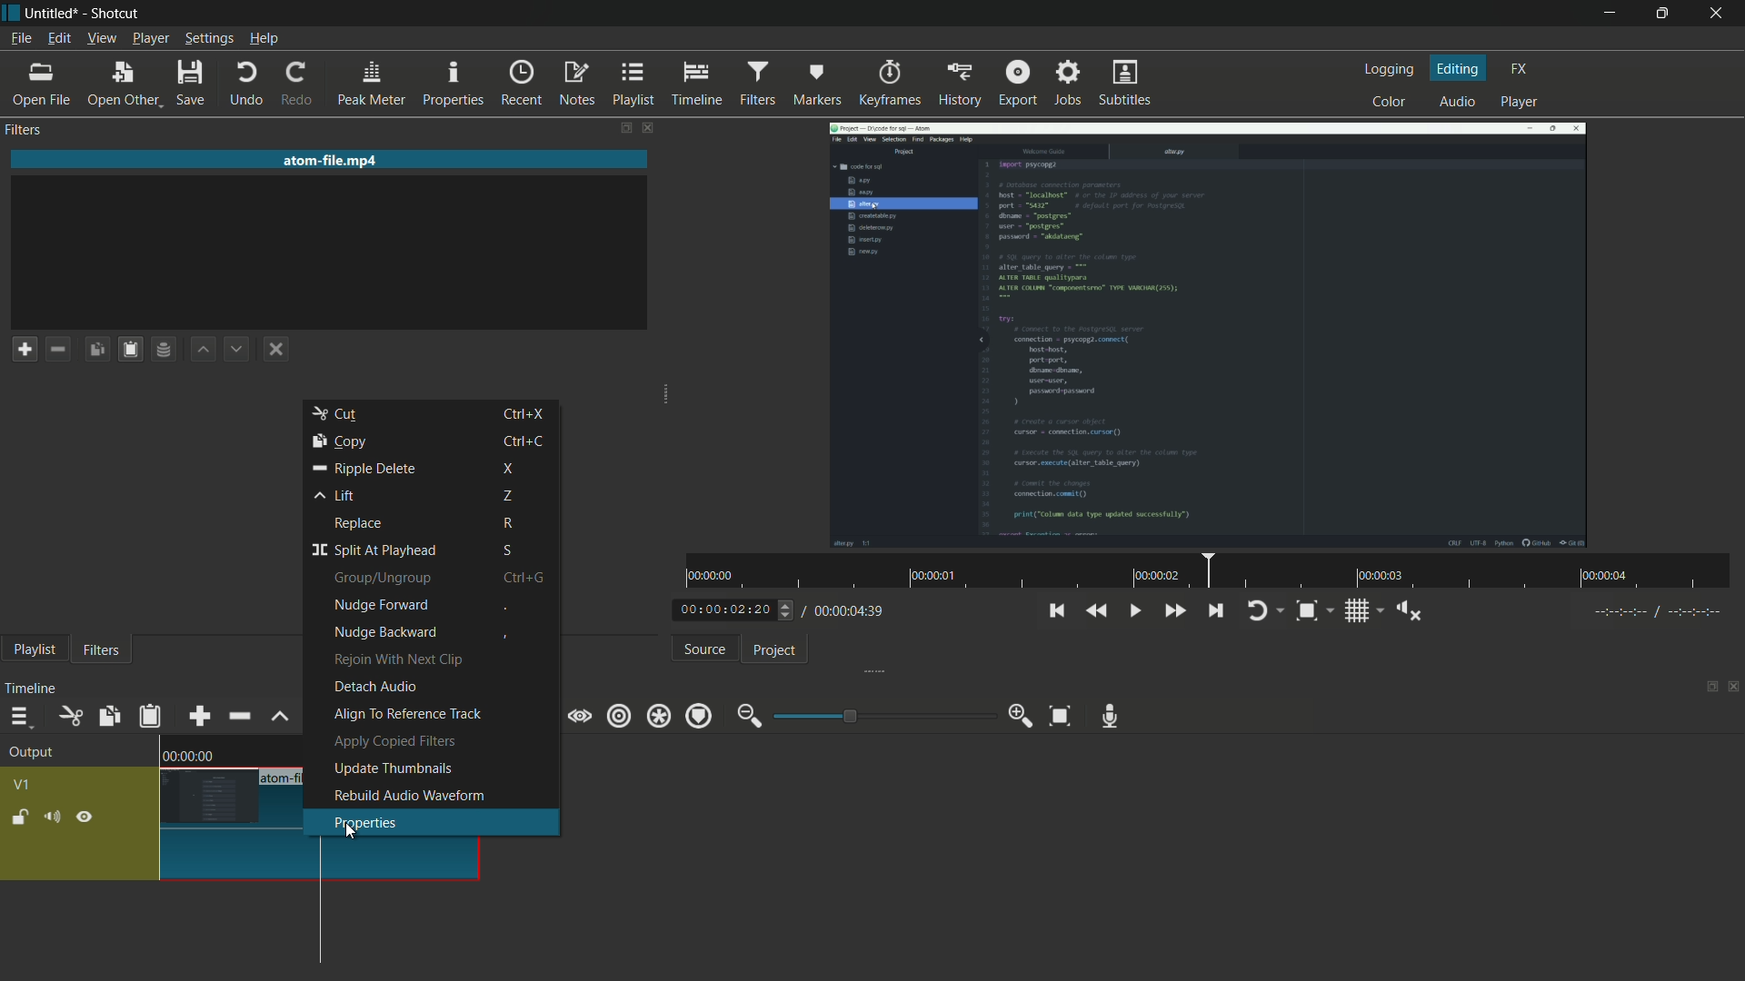  What do you see at coordinates (377, 688) in the screenshot?
I see `detach audio` at bounding box center [377, 688].